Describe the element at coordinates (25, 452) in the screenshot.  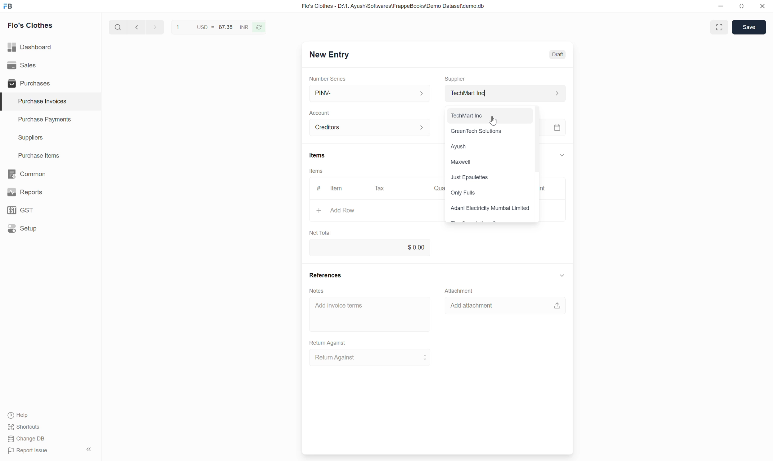
I see `Report Issue` at that location.